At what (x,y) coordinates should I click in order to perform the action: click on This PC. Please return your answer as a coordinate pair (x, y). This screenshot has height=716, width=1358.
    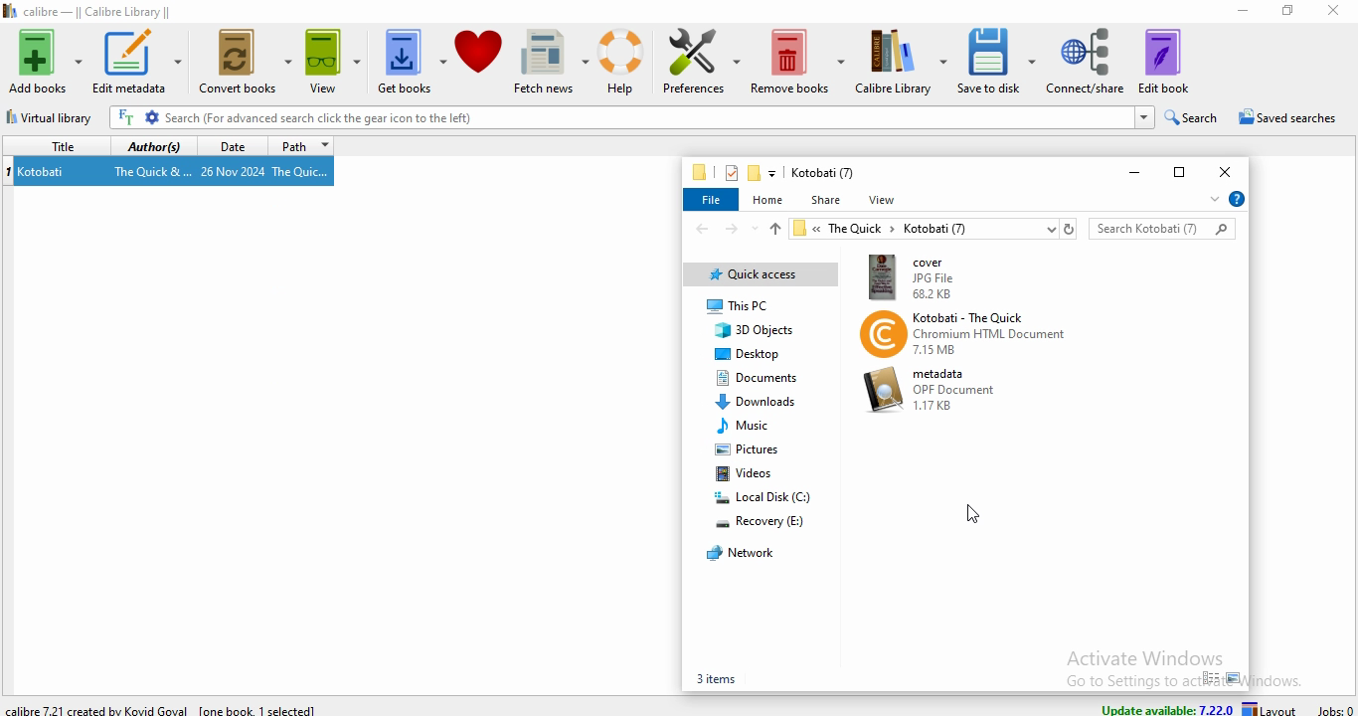
    Looking at the image, I should click on (764, 306).